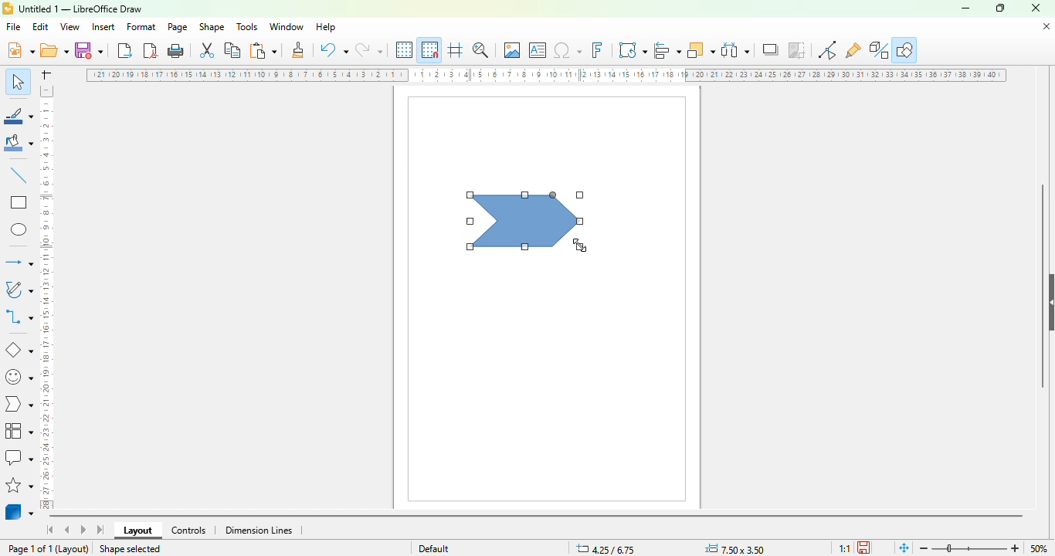 The image size is (1055, 556). What do you see at coordinates (19, 175) in the screenshot?
I see `insert line` at bounding box center [19, 175].